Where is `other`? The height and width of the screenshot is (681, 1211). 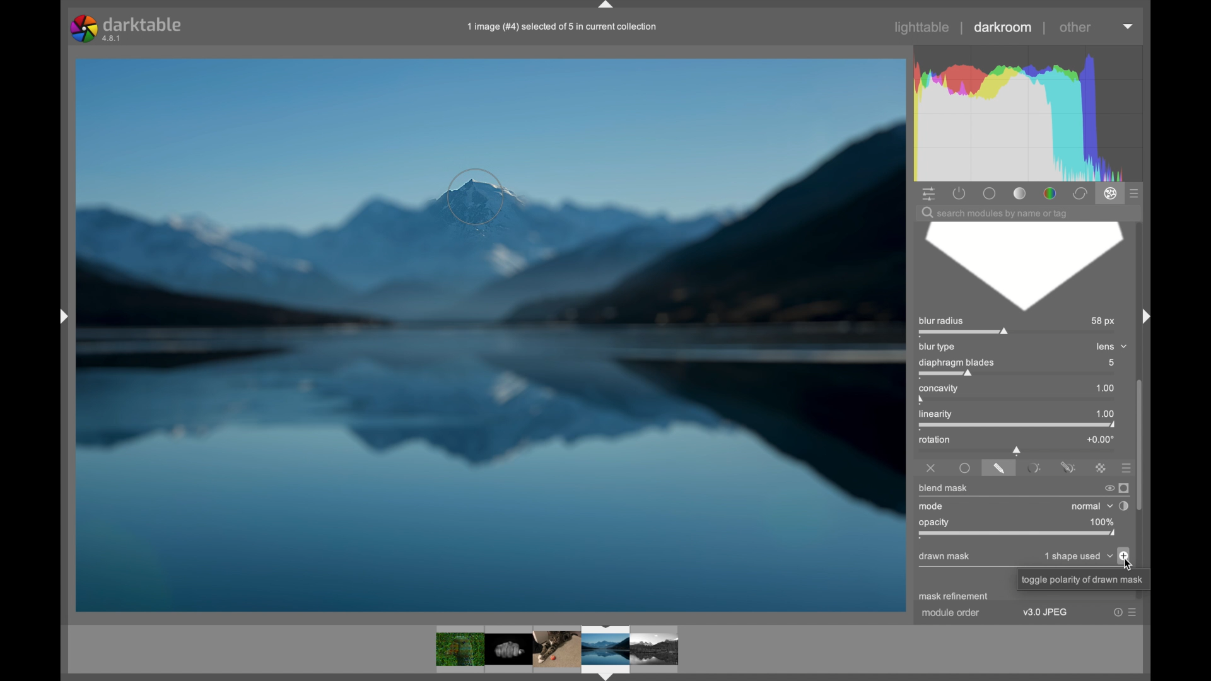
other is located at coordinates (1075, 28).